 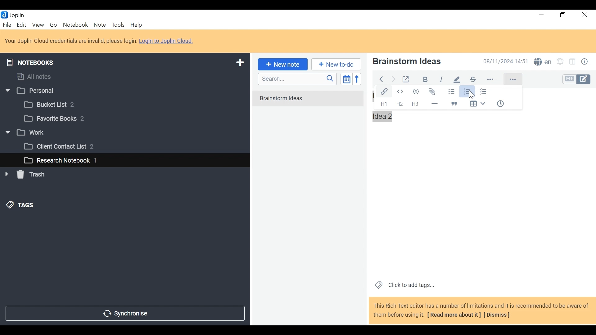 What do you see at coordinates (384, 104) in the screenshot?
I see `Headings` at bounding box center [384, 104].